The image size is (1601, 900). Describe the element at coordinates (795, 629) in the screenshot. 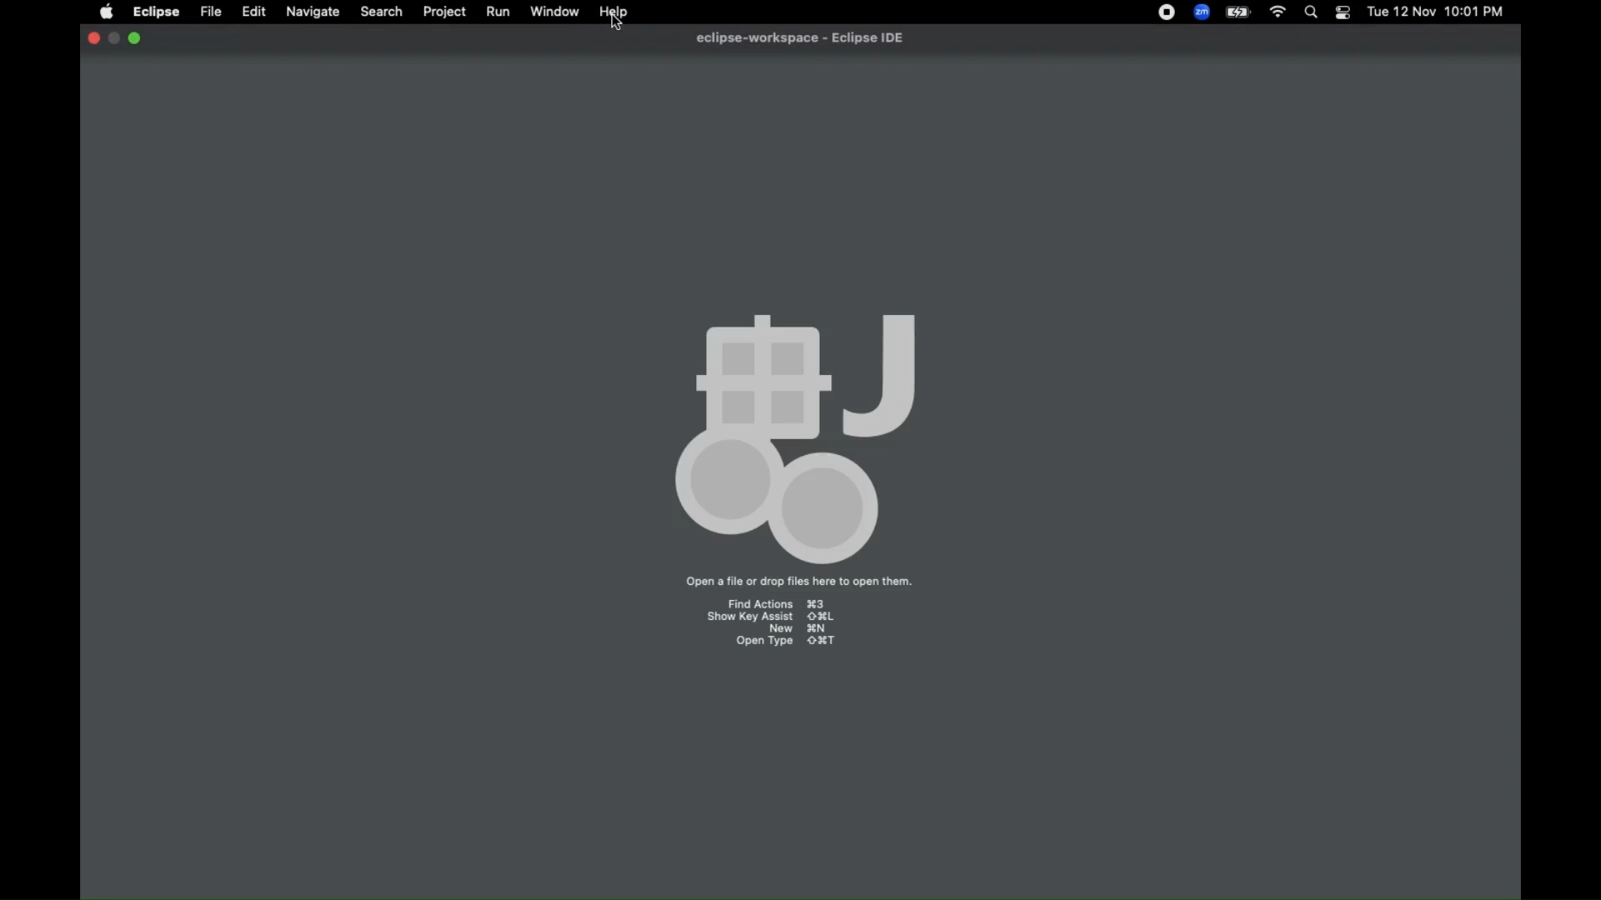

I see `new ` at that location.